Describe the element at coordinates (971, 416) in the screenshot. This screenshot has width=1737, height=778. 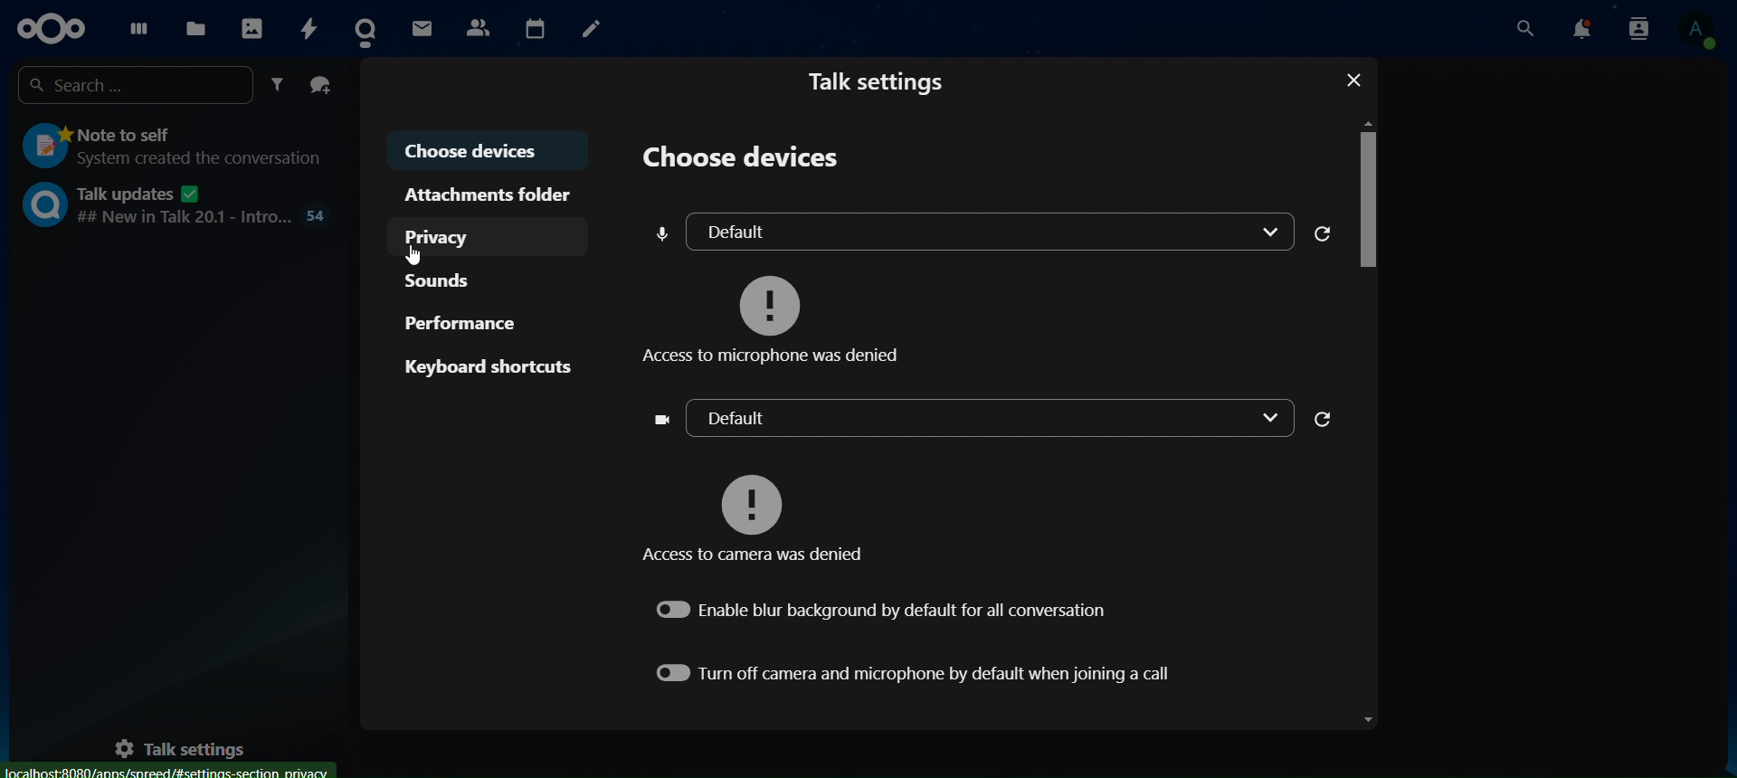
I see `default` at that location.